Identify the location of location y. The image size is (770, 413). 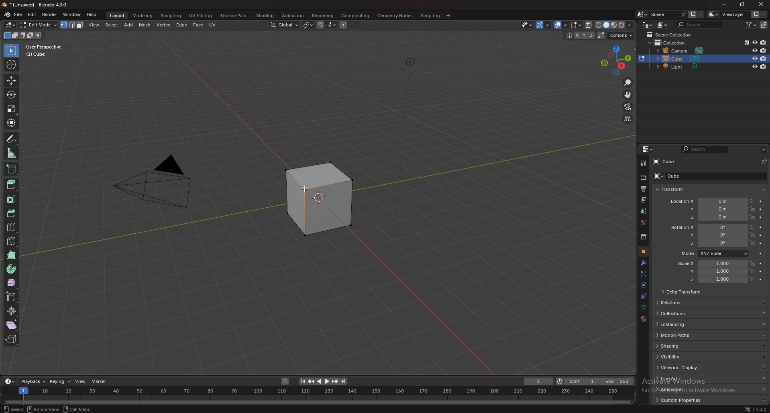
(707, 209).